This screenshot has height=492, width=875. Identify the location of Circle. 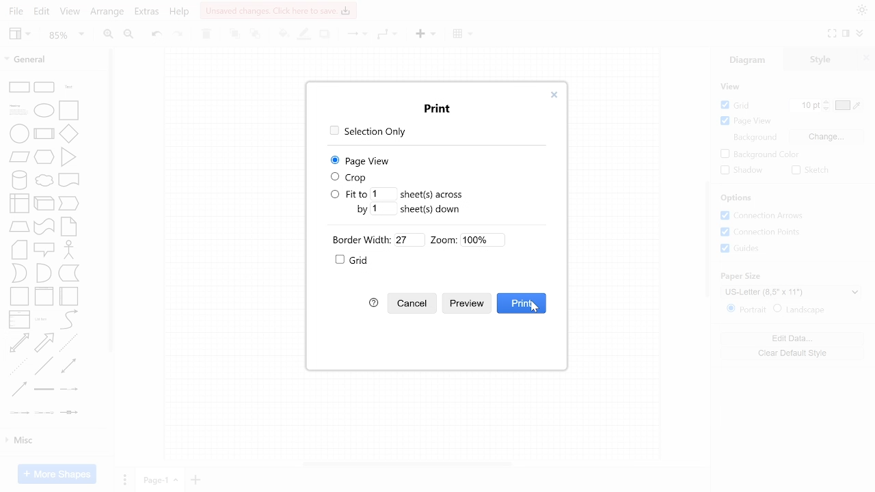
(19, 133).